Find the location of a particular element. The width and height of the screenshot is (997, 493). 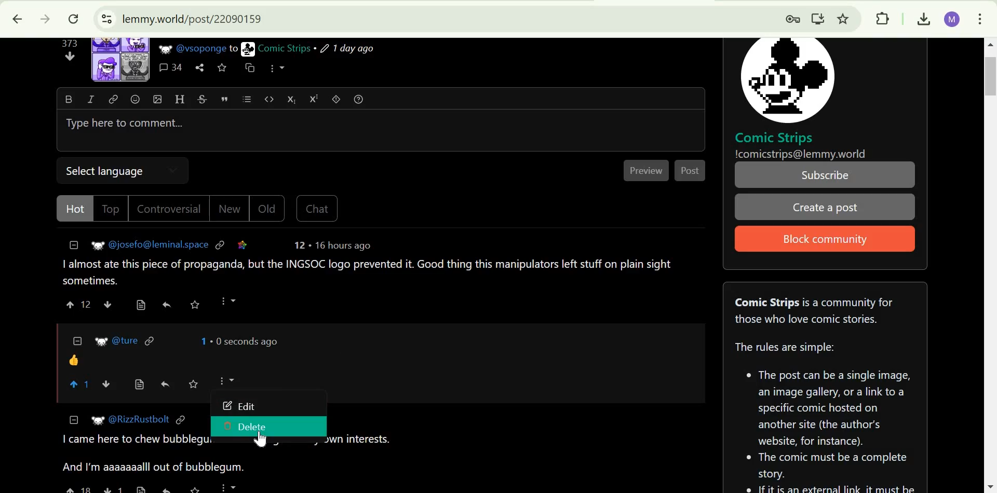

quote is located at coordinates (225, 99).